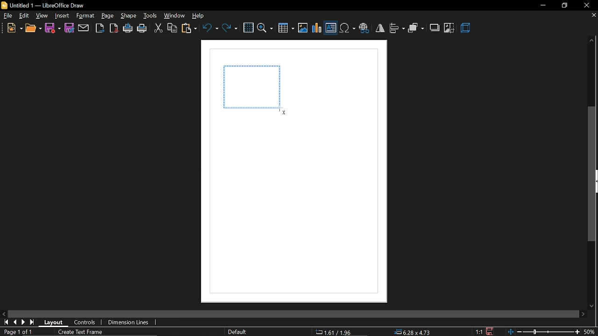 The height and width of the screenshot is (336, 598). I want to click on restore down, so click(564, 5).